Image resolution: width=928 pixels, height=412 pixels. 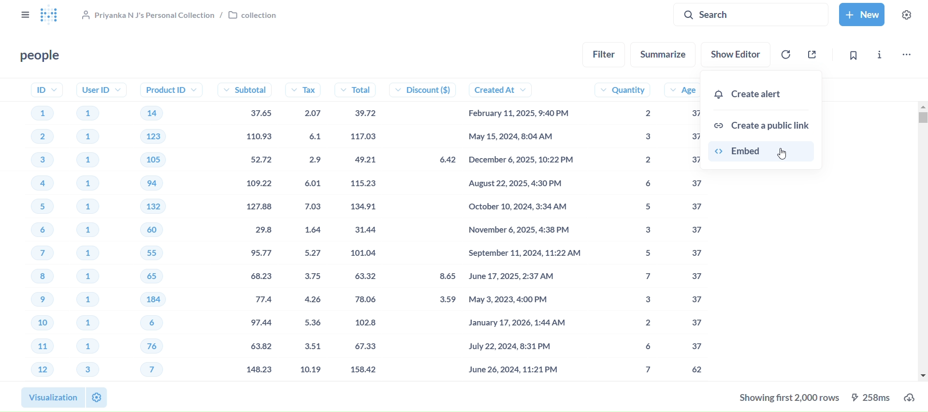 I want to click on subtotal, so click(x=244, y=230).